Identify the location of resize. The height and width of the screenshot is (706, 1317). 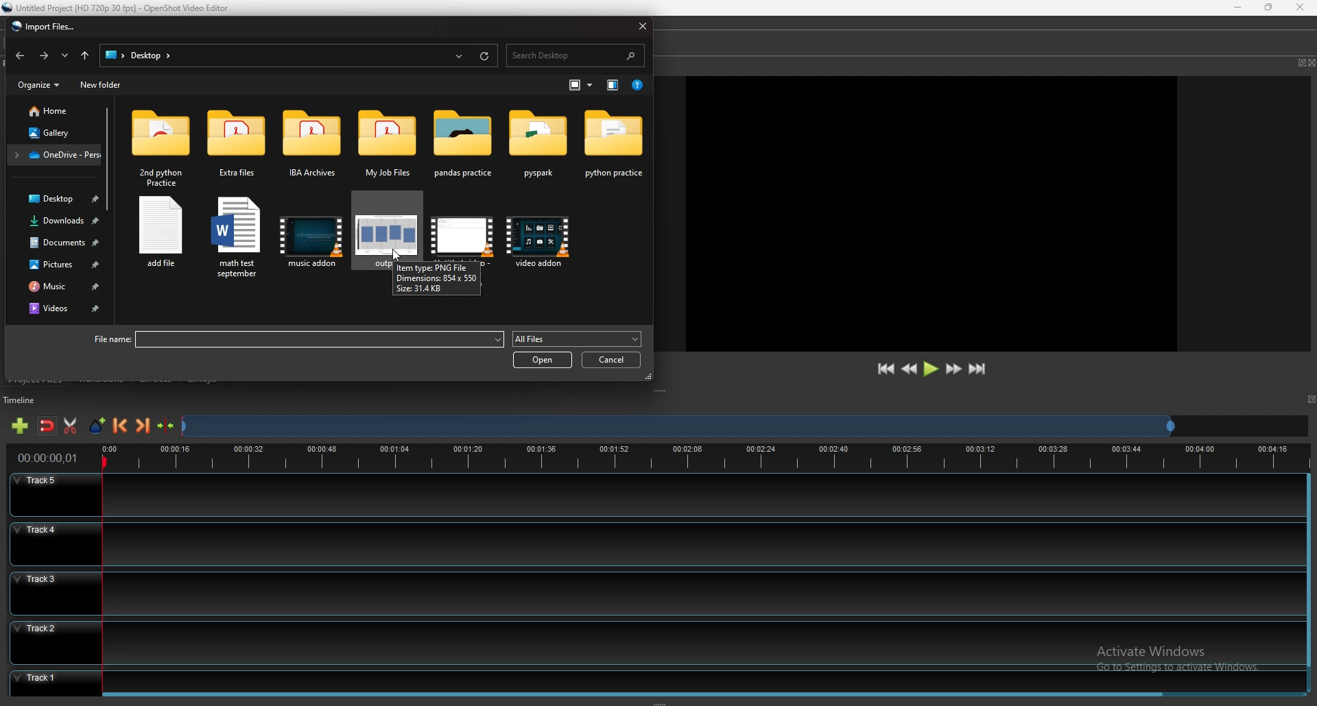
(1269, 7).